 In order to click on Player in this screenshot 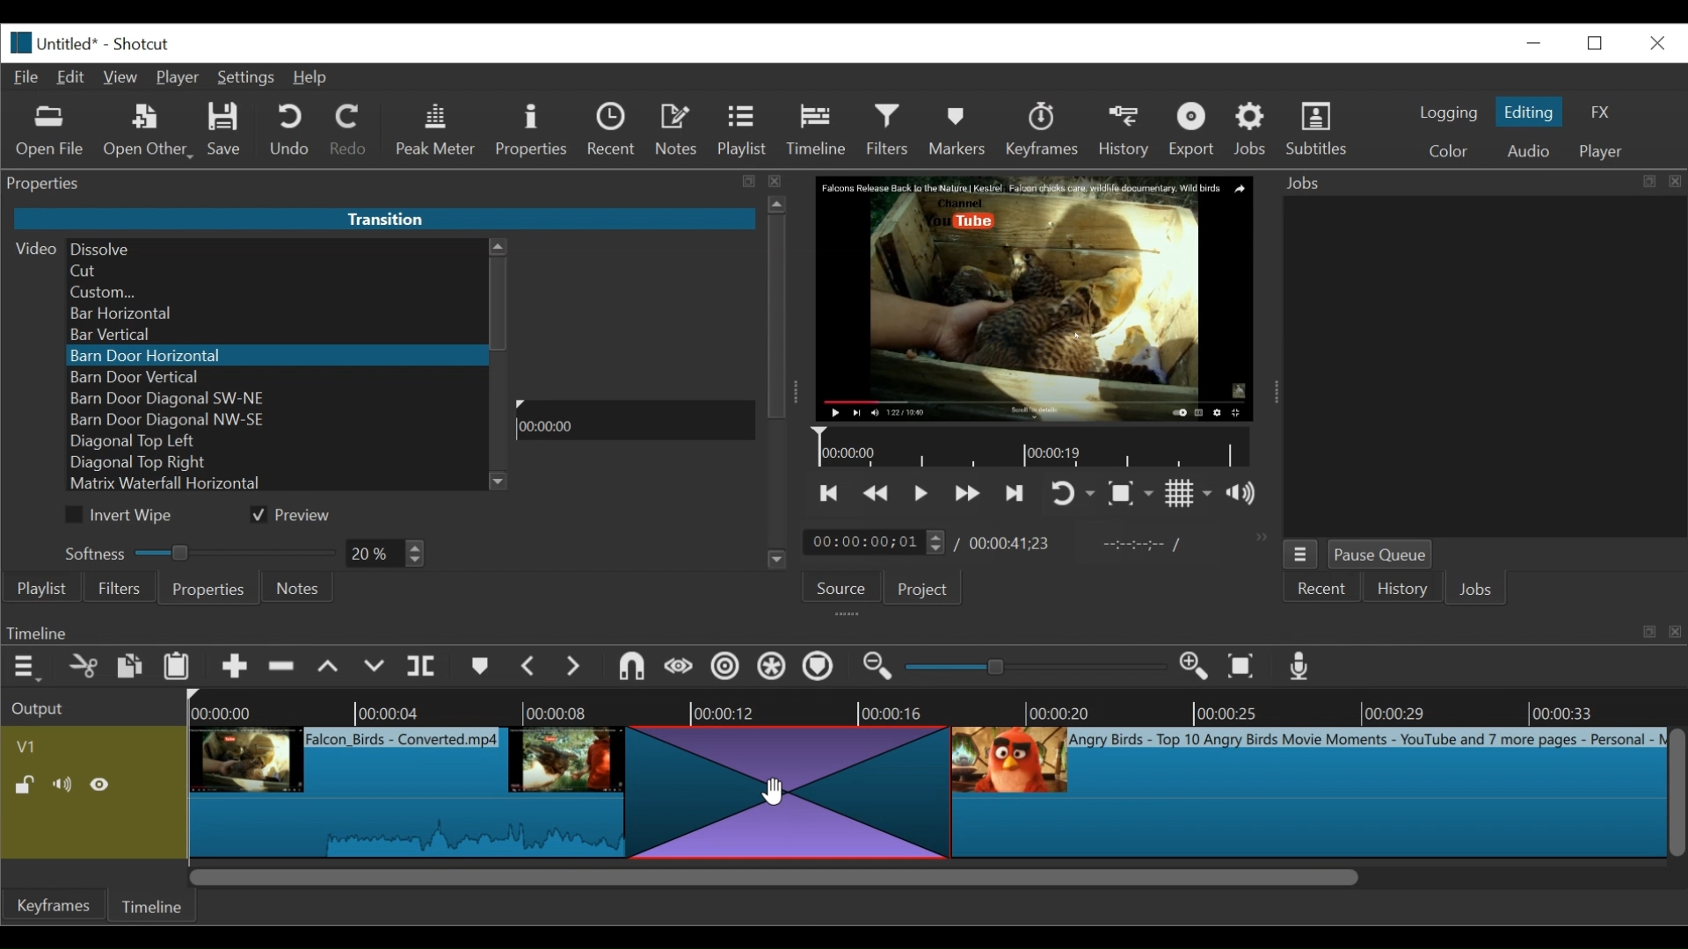, I will do `click(180, 77)`.